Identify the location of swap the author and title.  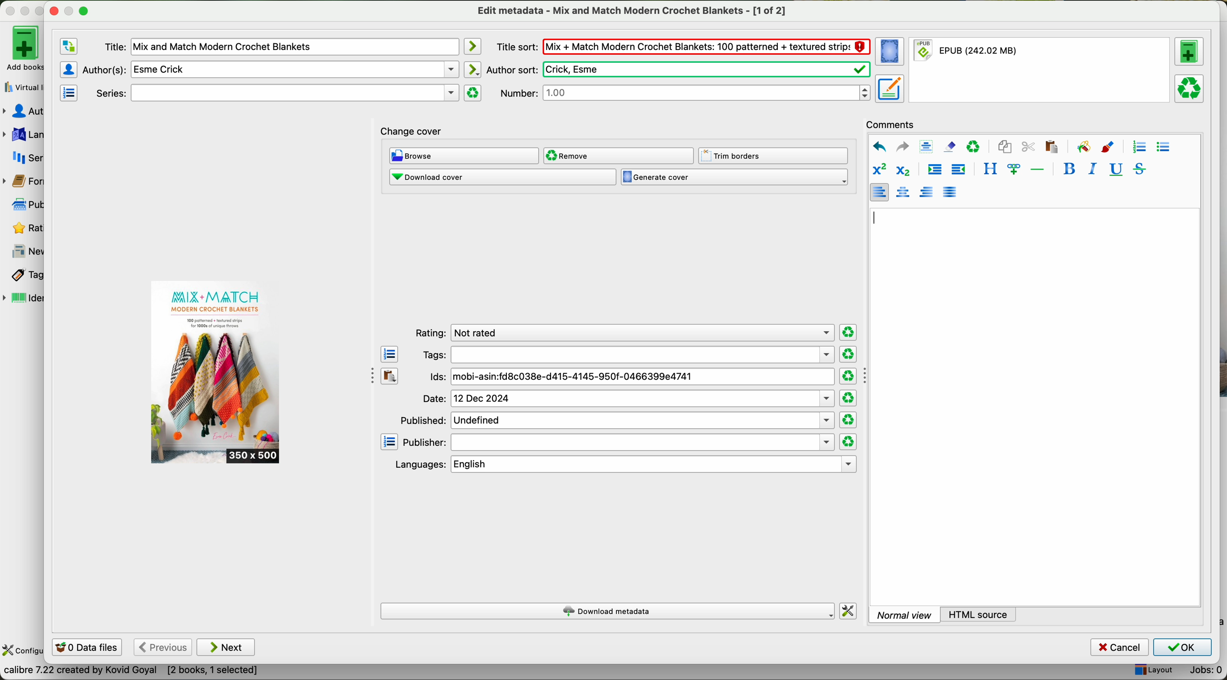
(69, 47).